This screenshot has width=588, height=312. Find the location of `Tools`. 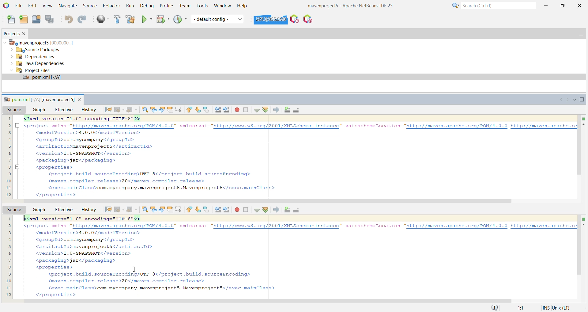

Tools is located at coordinates (202, 6).